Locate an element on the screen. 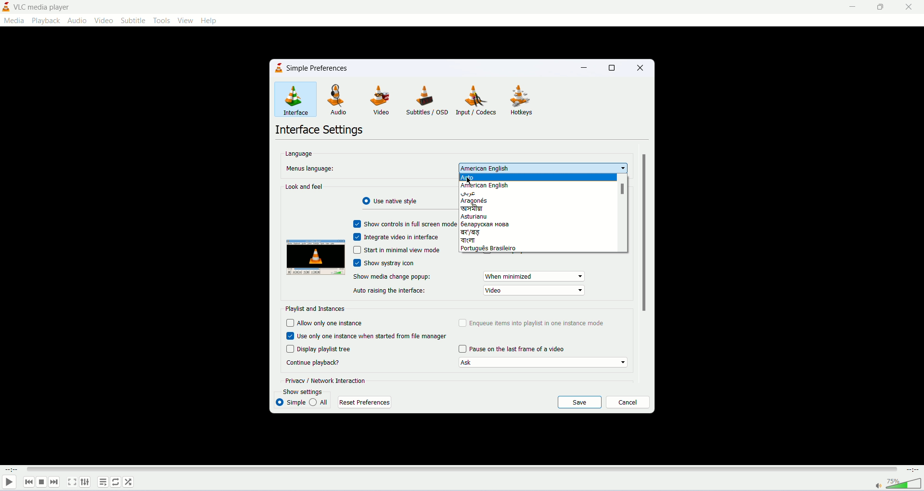  playback is located at coordinates (47, 21).